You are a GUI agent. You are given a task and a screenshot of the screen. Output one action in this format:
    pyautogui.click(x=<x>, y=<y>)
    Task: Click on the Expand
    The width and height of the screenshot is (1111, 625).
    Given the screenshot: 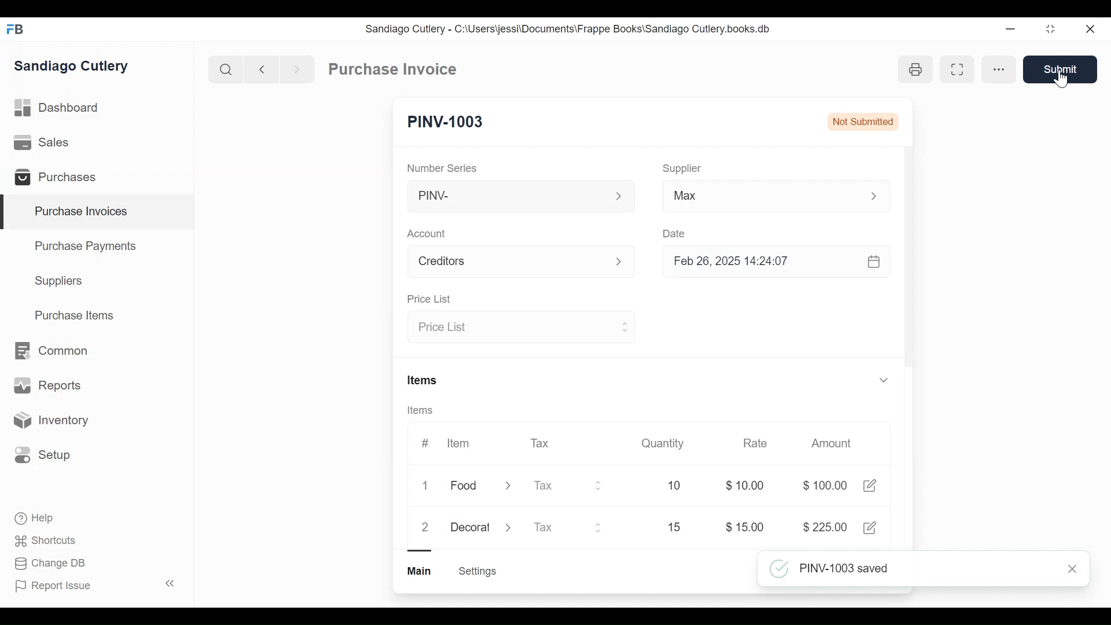 What is the action you would take?
    pyautogui.click(x=883, y=379)
    